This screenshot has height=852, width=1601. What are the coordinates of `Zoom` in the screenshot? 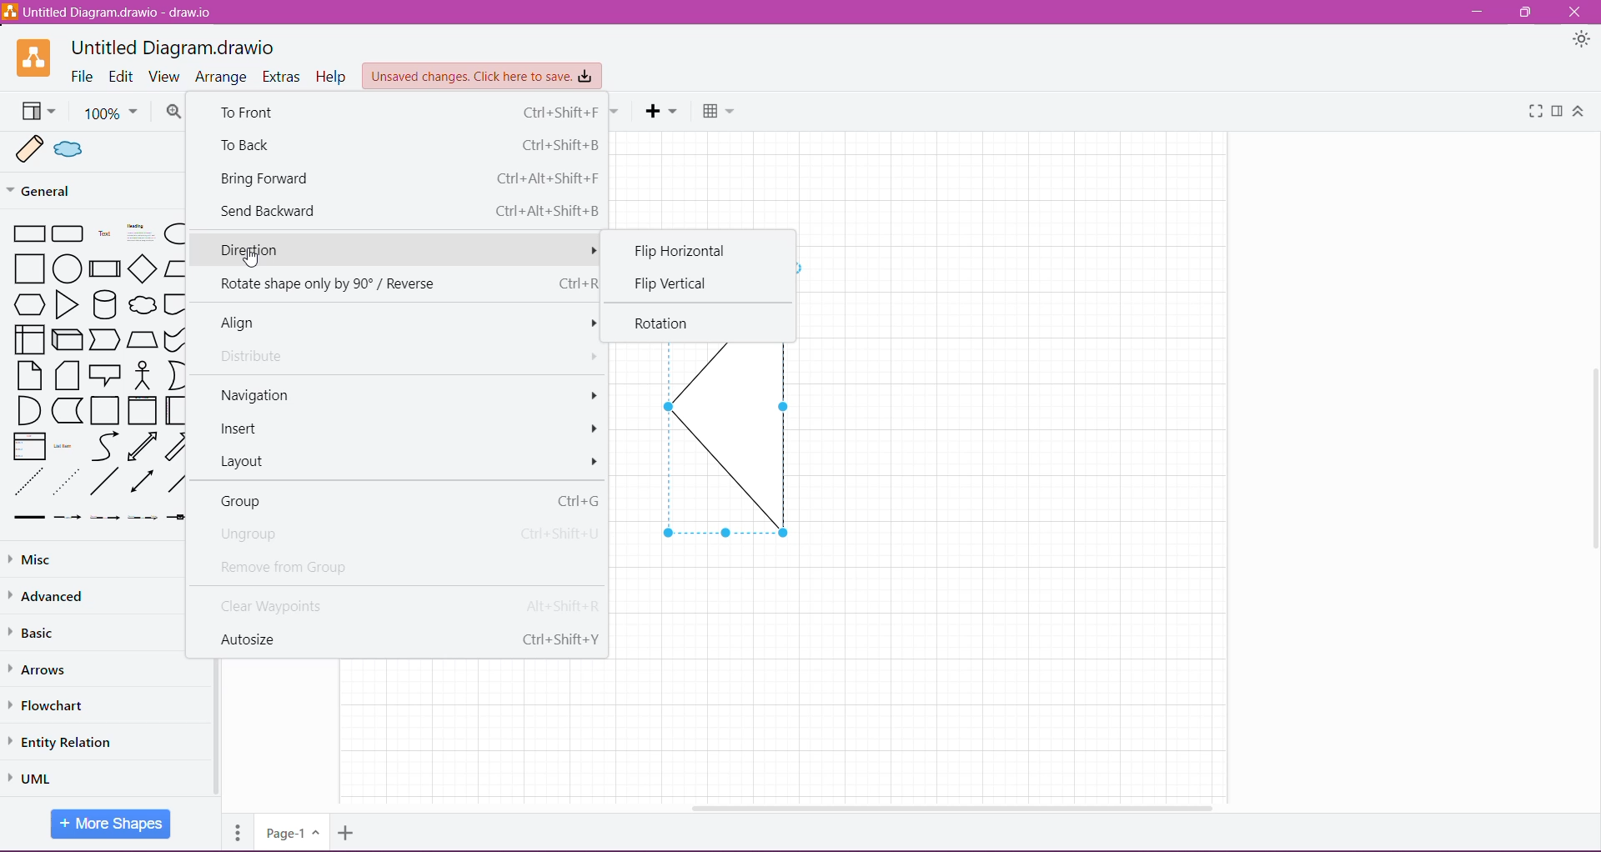 It's located at (111, 113).